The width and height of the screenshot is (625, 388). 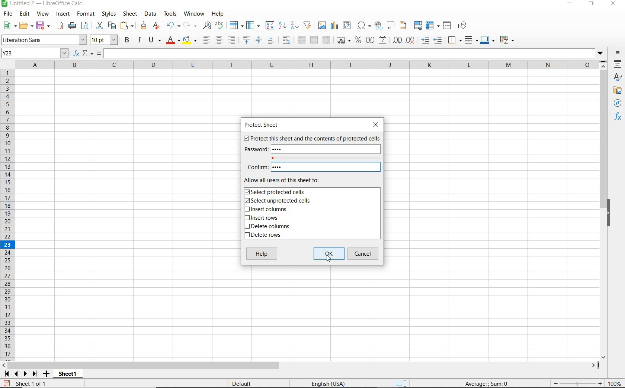 I want to click on FORMAT, so click(x=85, y=13).